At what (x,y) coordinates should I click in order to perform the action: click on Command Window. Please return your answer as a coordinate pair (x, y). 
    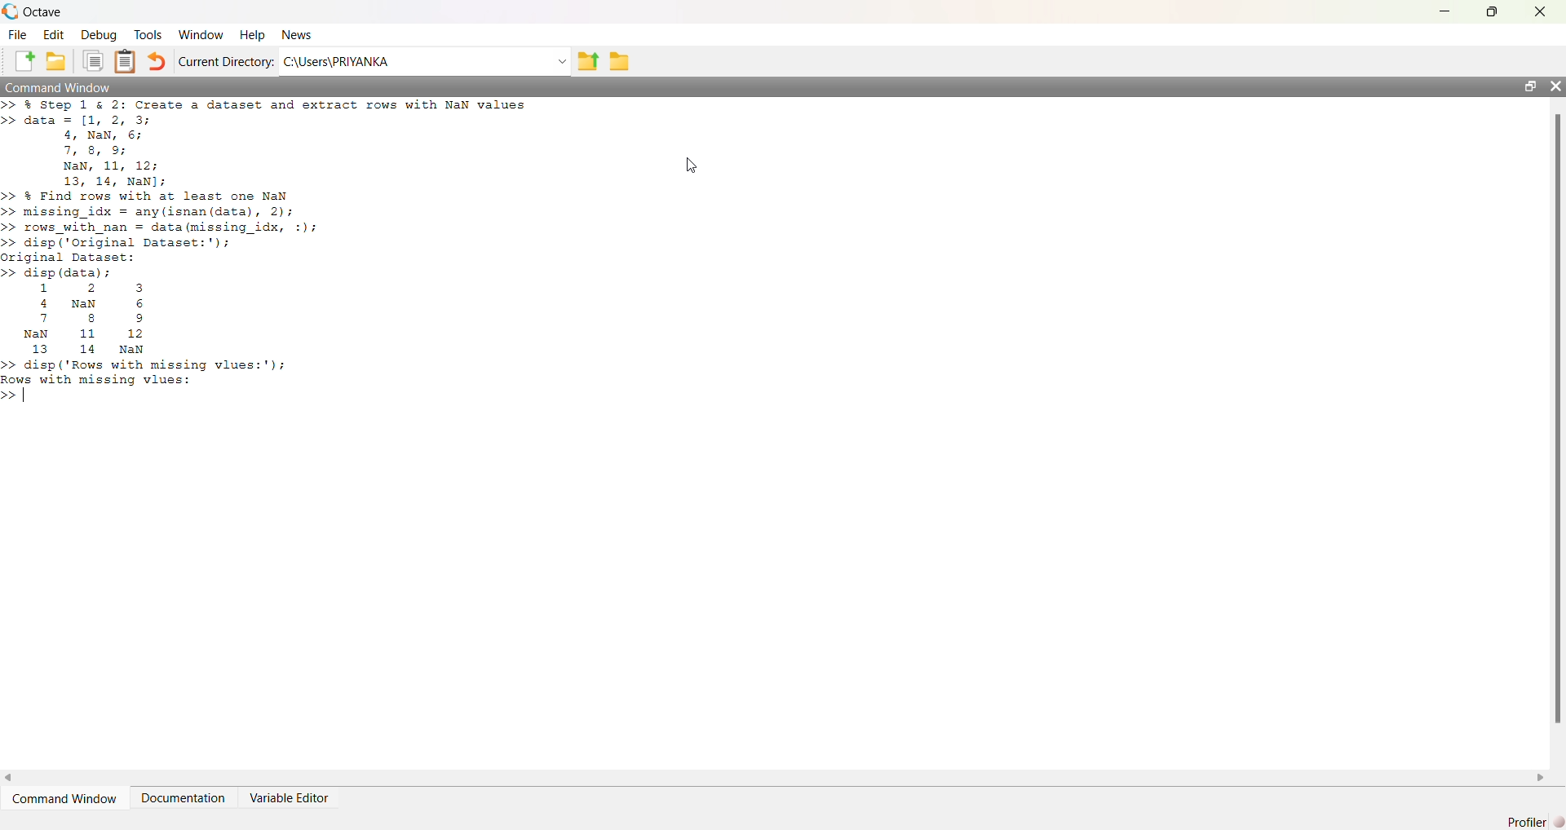
    Looking at the image, I should click on (60, 86).